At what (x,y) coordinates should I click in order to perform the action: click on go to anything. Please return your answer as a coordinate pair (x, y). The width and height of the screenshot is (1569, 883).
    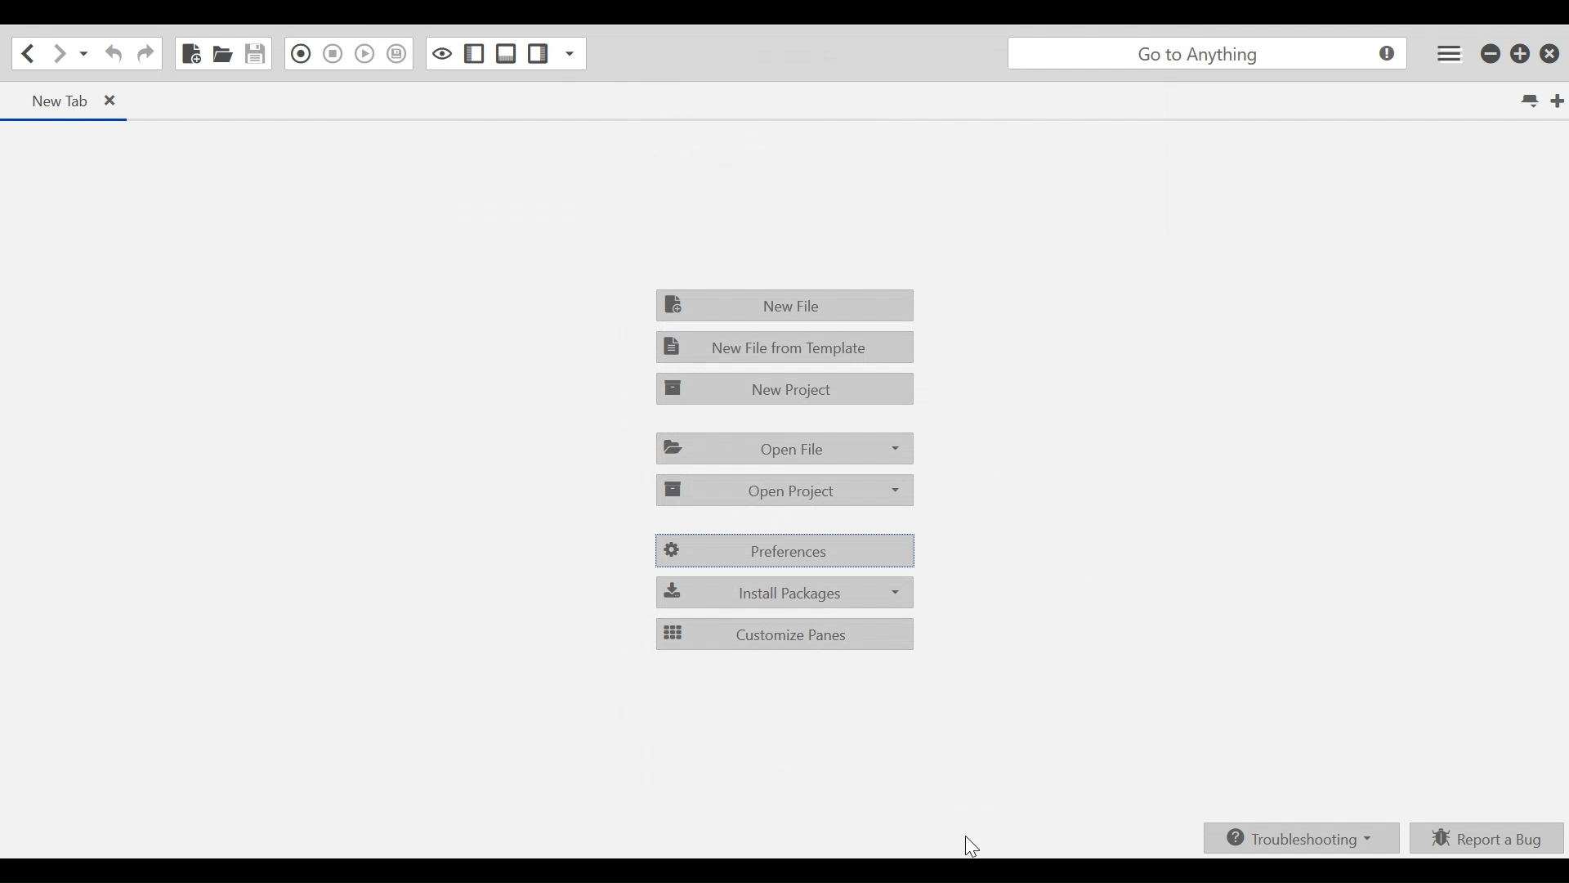
    Looking at the image, I should click on (1207, 54).